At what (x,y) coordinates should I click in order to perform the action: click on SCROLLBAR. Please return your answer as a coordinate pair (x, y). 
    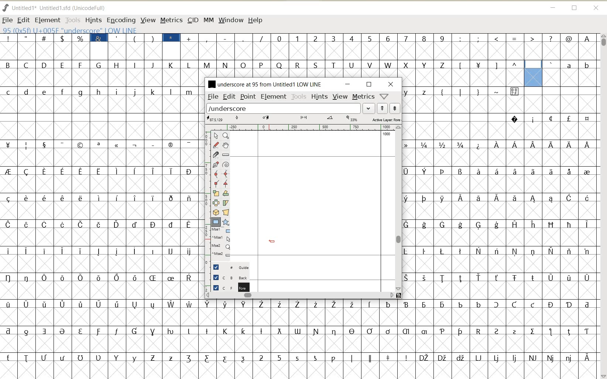
    Looking at the image, I should click on (300, 295).